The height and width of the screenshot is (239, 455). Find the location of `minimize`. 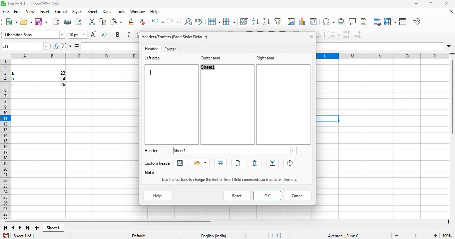

minimize is located at coordinates (417, 4).